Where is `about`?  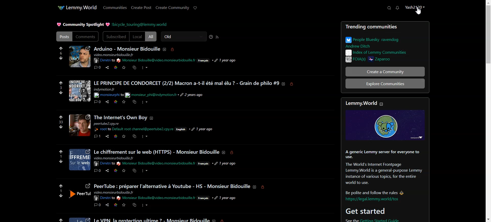 about is located at coordinates (254, 187).